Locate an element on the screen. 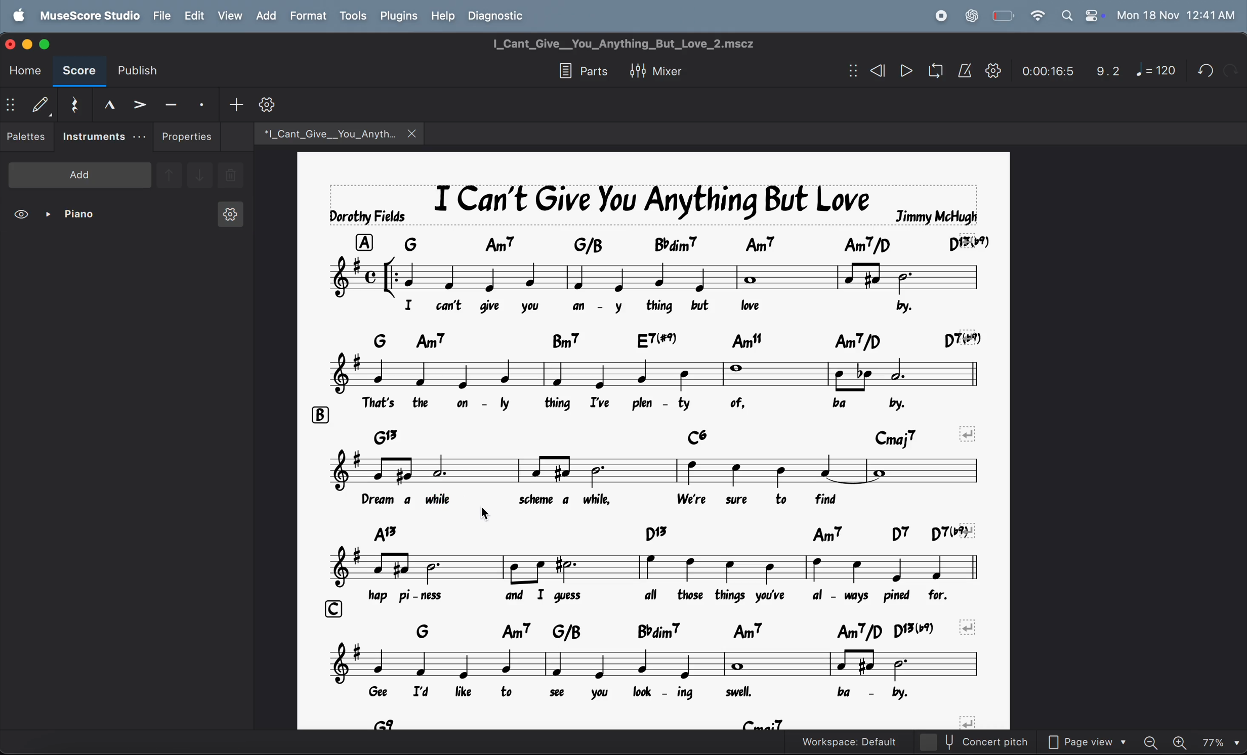 The height and width of the screenshot is (755, 1247). battery is located at coordinates (1003, 15).